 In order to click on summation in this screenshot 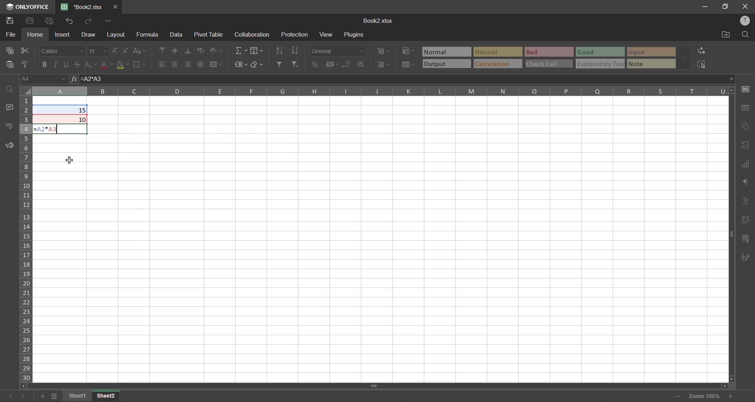, I will do `click(242, 50)`.